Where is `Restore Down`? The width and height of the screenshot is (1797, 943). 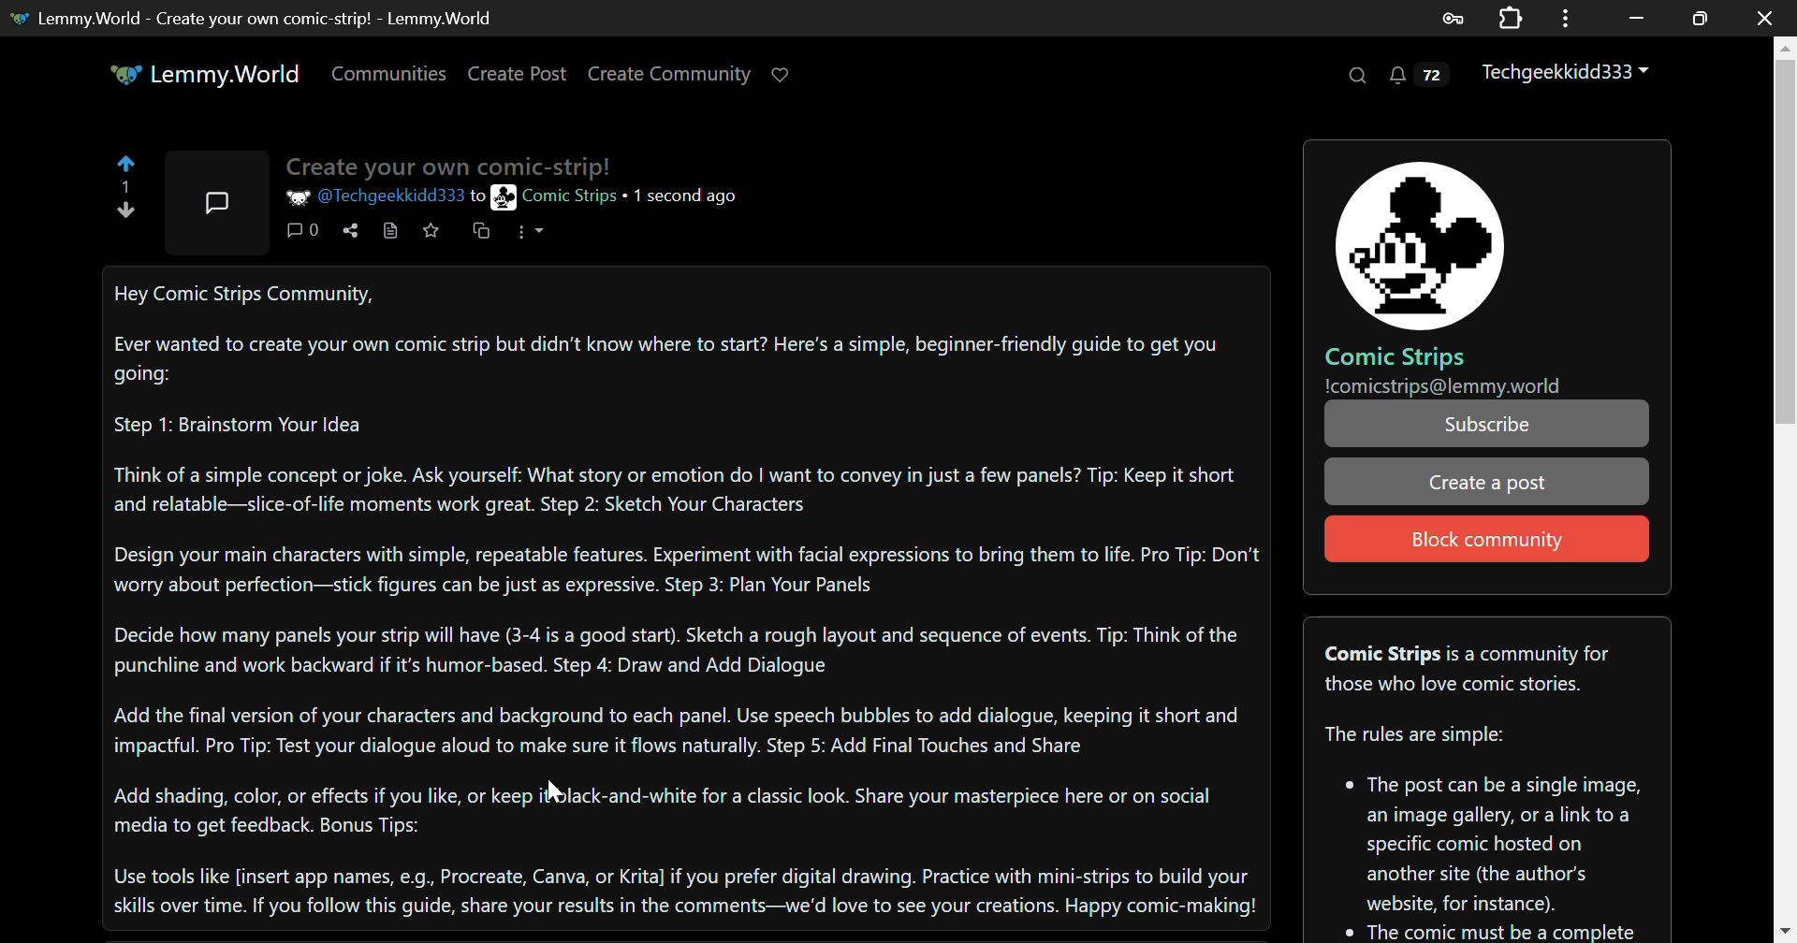
Restore Down is located at coordinates (1638, 16).